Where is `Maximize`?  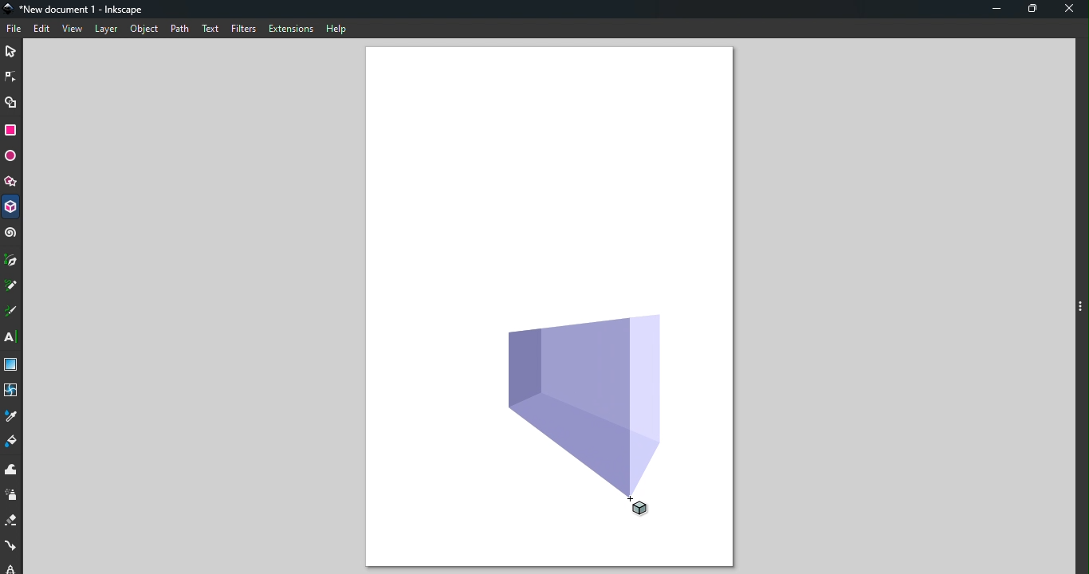 Maximize is located at coordinates (1032, 11).